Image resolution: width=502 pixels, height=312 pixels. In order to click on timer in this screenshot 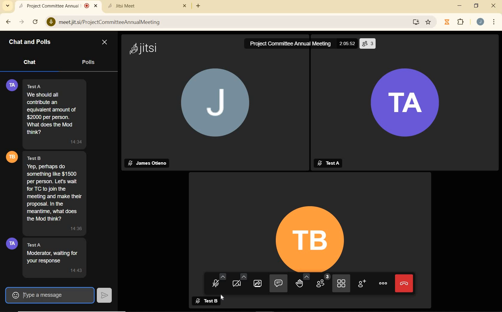, I will do `click(348, 43)`.